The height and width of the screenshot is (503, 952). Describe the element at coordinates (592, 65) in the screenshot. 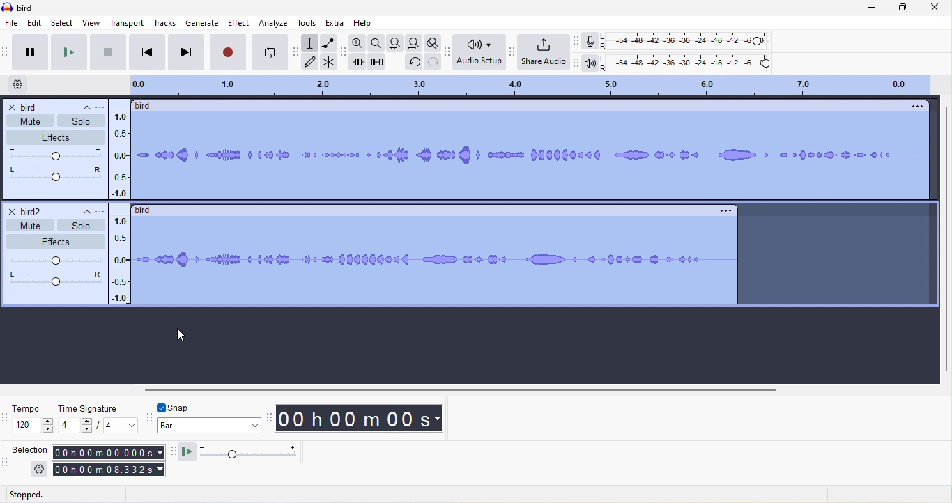

I see `playback meter` at that location.